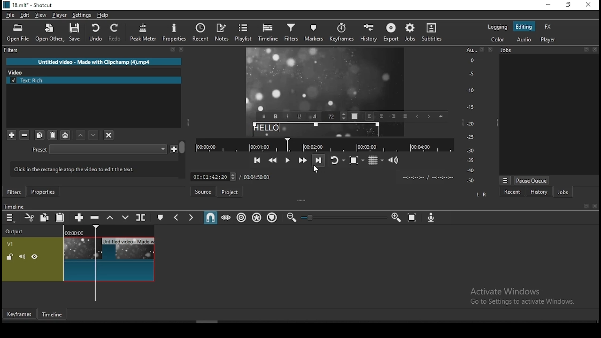  Describe the element at coordinates (335, 116) in the screenshot. I see `Font Size` at that location.